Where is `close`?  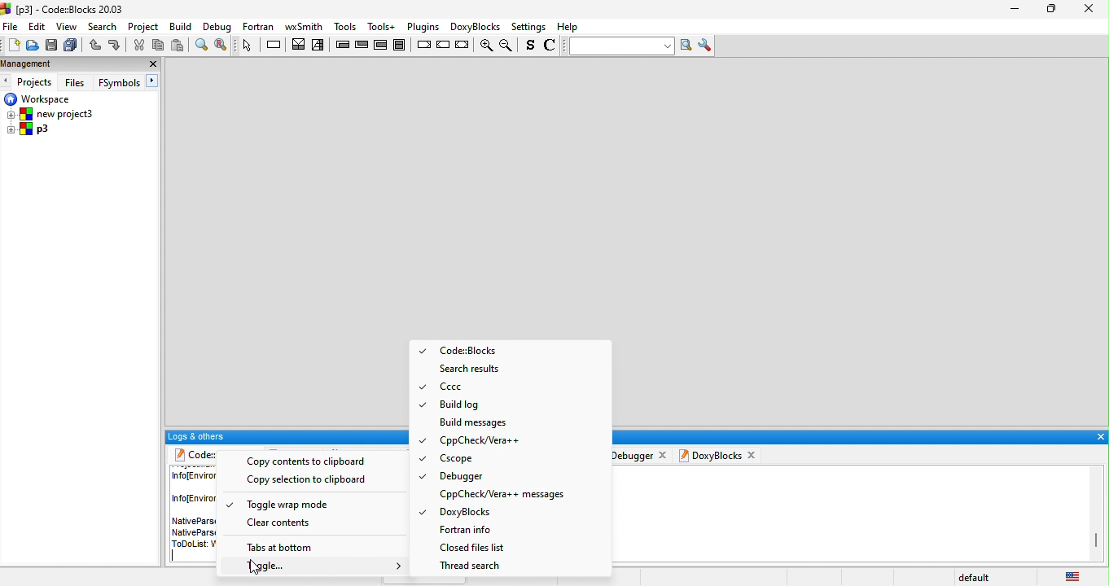 close is located at coordinates (754, 455).